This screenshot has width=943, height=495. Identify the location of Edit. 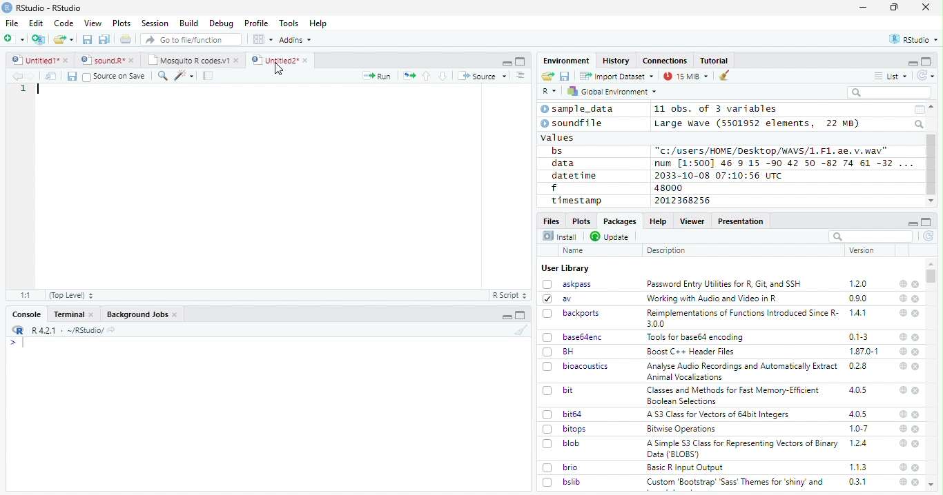
(36, 23).